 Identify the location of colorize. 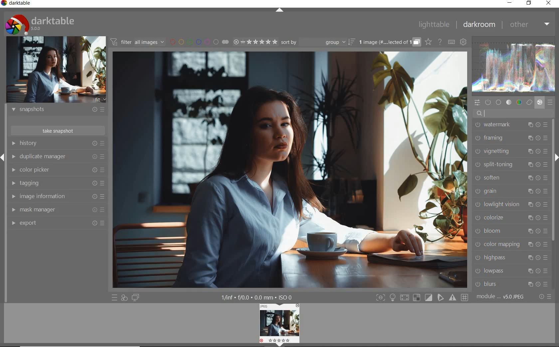
(510, 218).